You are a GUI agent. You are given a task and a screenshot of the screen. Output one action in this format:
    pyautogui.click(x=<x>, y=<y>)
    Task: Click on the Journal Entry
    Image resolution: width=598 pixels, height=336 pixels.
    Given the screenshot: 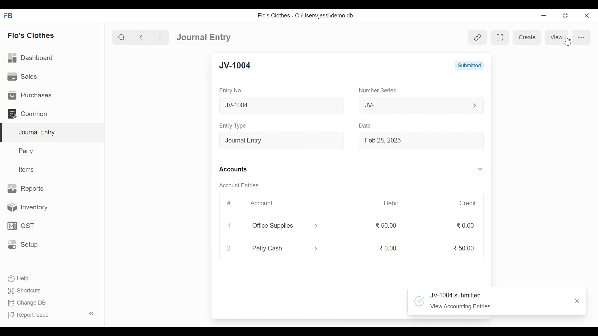 What is the action you would take?
    pyautogui.click(x=206, y=37)
    